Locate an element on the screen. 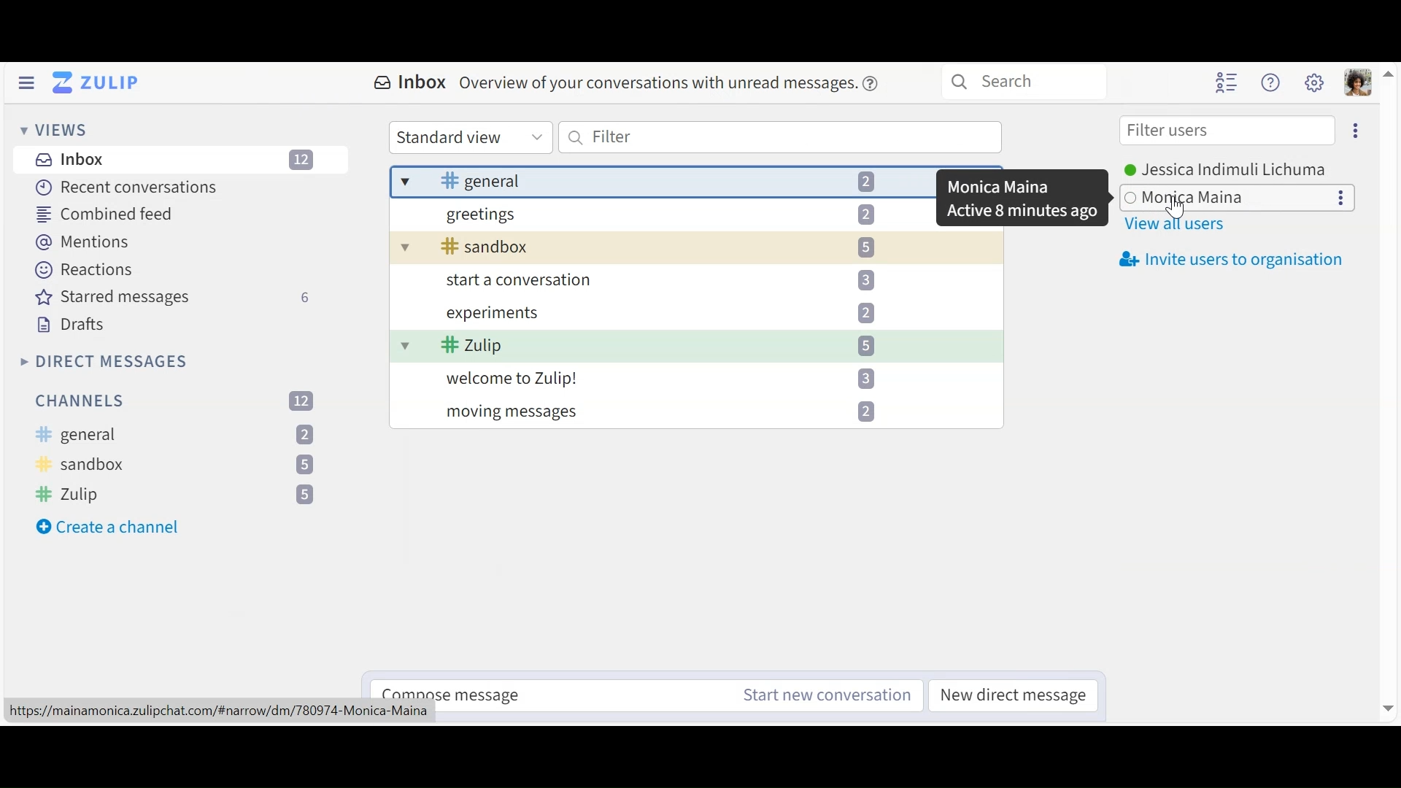 The height and width of the screenshot is (788, 1401). Invite users to oragnisation is located at coordinates (1234, 258).